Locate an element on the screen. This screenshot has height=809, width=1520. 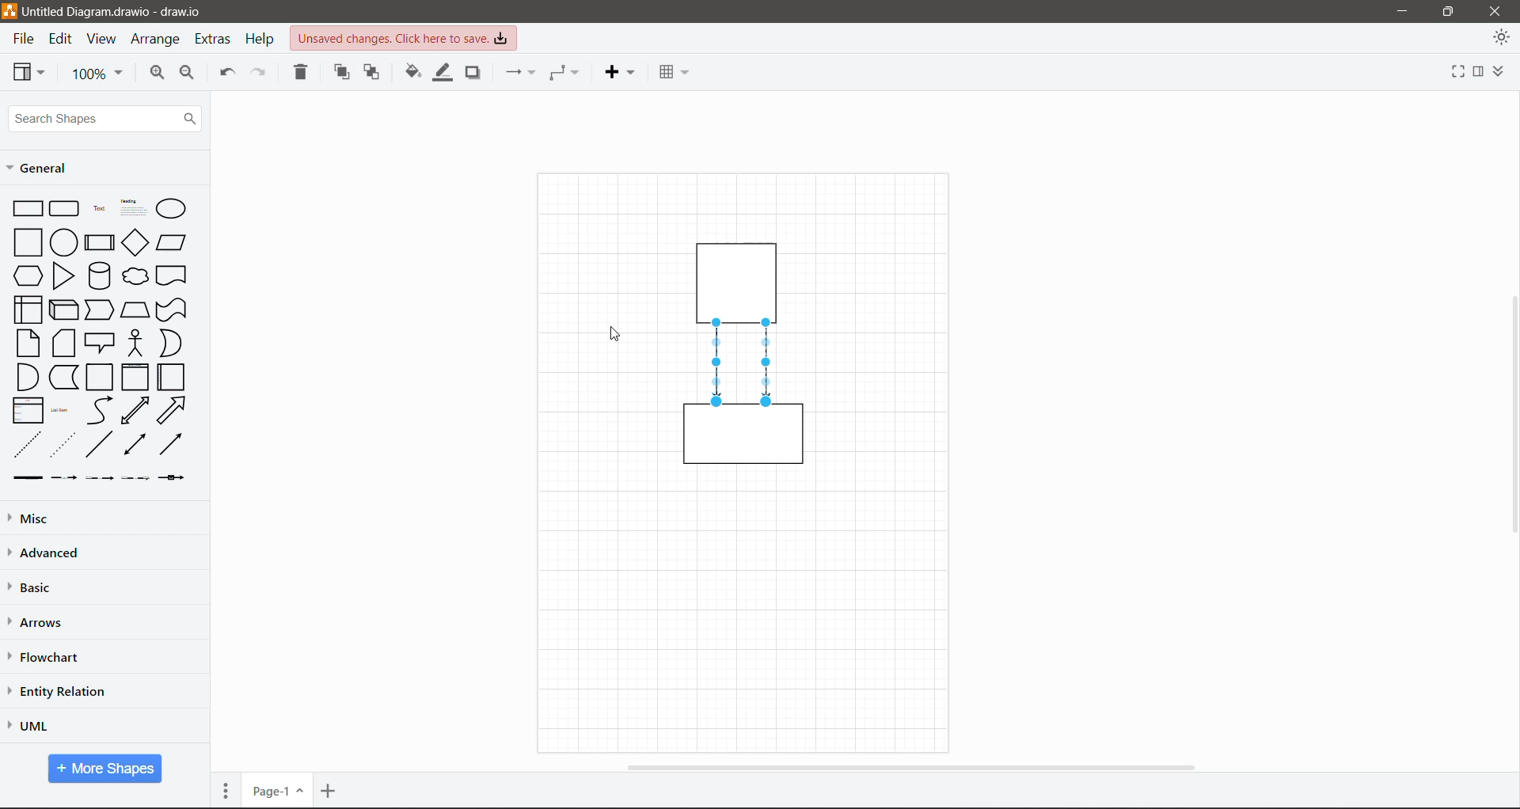
Vertical Scroll Bar is located at coordinates (1510, 414).